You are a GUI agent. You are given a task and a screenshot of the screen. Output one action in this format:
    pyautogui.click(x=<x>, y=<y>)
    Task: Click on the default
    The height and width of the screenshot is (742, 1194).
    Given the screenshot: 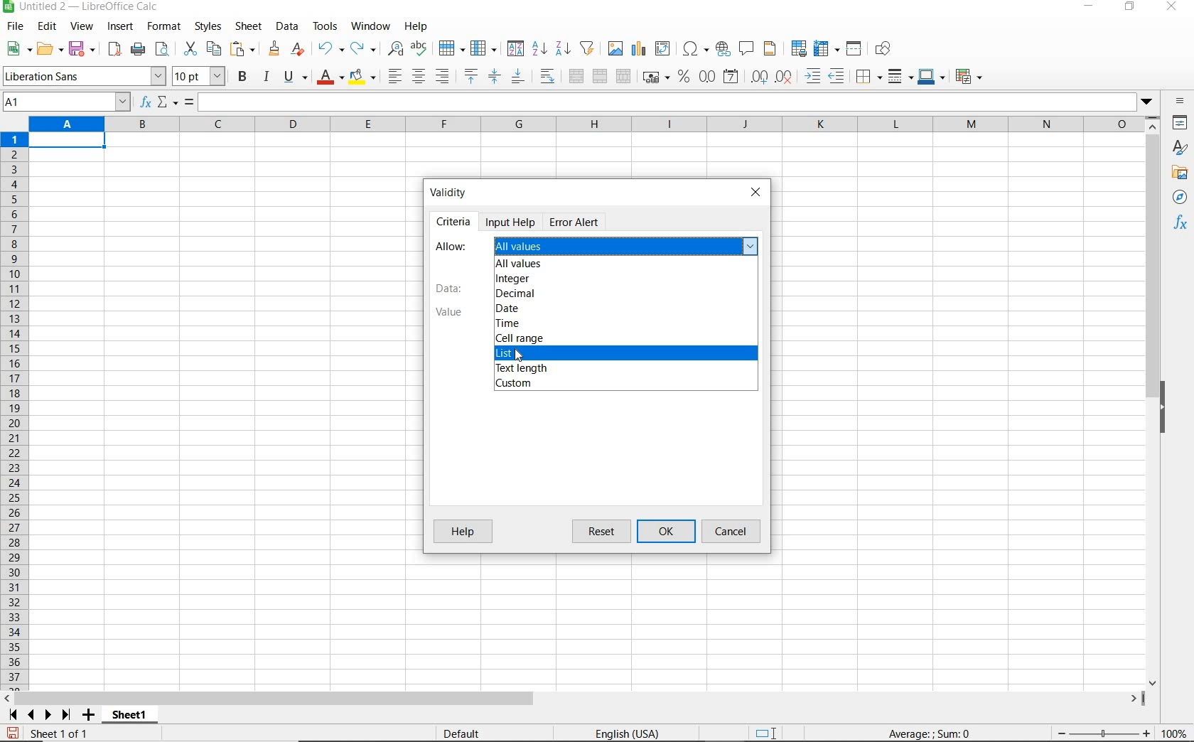 What is the action you would take?
    pyautogui.click(x=464, y=734)
    